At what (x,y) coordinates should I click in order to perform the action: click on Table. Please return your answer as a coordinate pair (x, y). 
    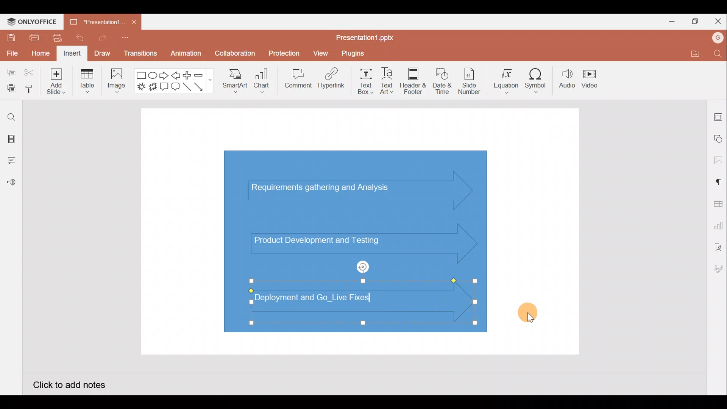
    Looking at the image, I should click on (88, 82).